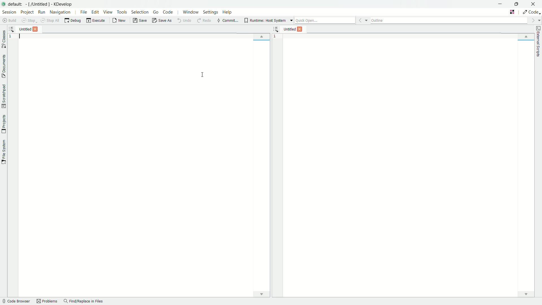 The image size is (542, 305). Describe the element at coordinates (156, 13) in the screenshot. I see `go menu` at that location.